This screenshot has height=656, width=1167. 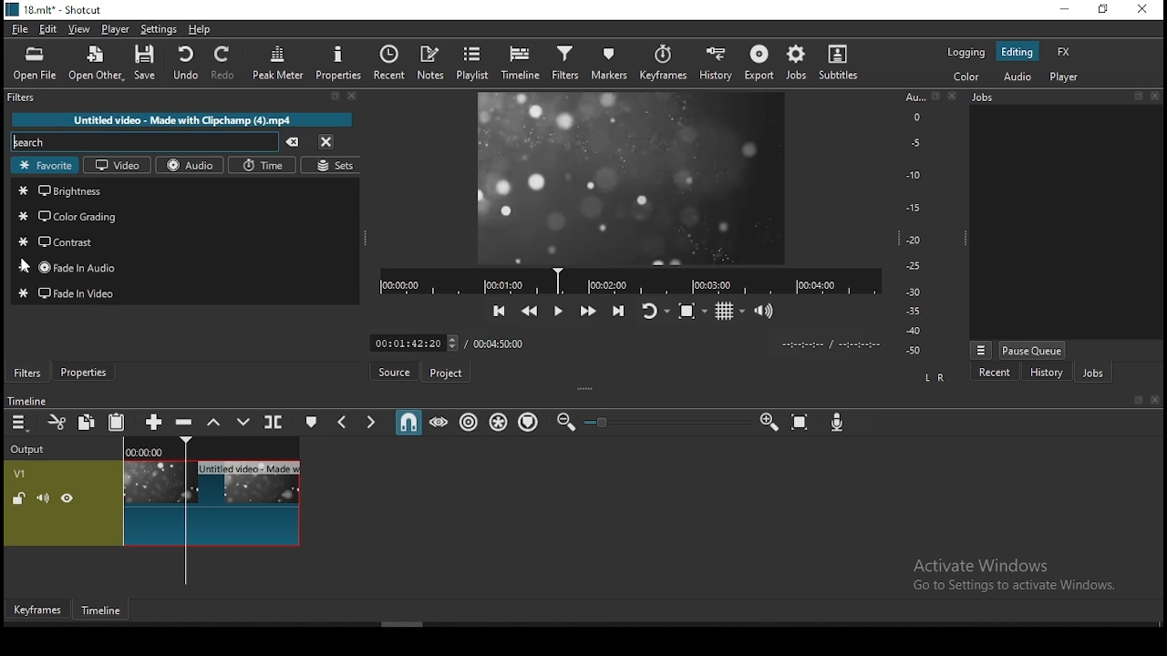 I want to click on restore, so click(x=1105, y=11).